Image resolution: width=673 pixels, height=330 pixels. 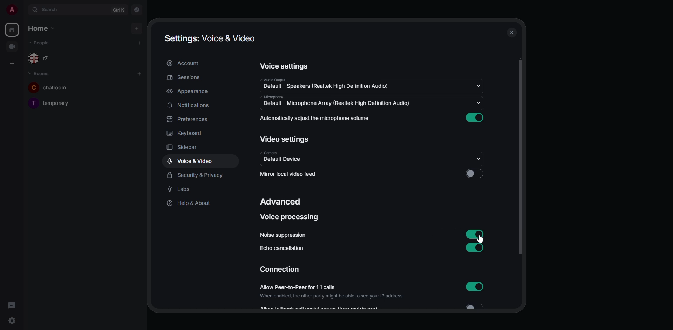 What do you see at coordinates (190, 203) in the screenshot?
I see `help & about` at bounding box center [190, 203].